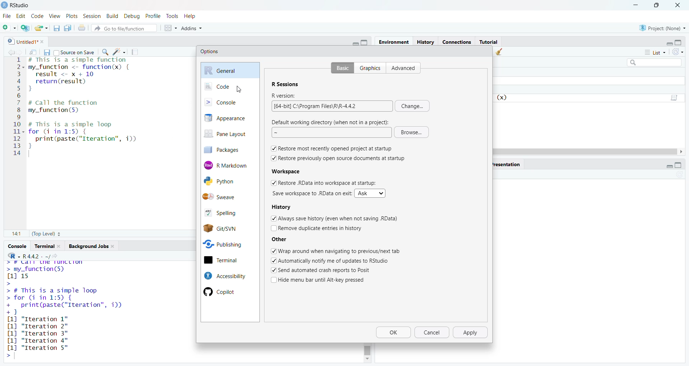 The height and width of the screenshot is (366, 689). Describe the element at coordinates (680, 4) in the screenshot. I see `close` at that location.